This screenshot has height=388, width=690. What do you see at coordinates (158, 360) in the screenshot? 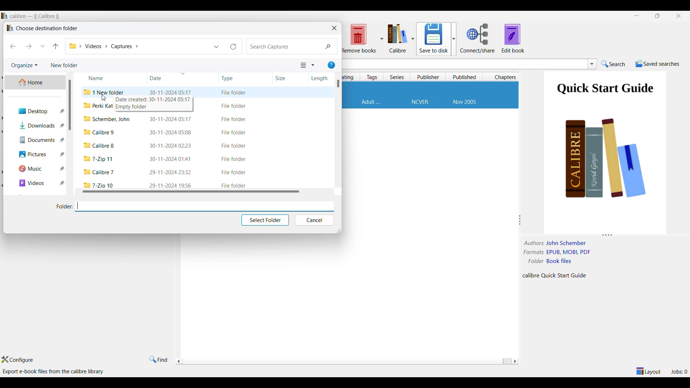
I see `Find` at bounding box center [158, 360].